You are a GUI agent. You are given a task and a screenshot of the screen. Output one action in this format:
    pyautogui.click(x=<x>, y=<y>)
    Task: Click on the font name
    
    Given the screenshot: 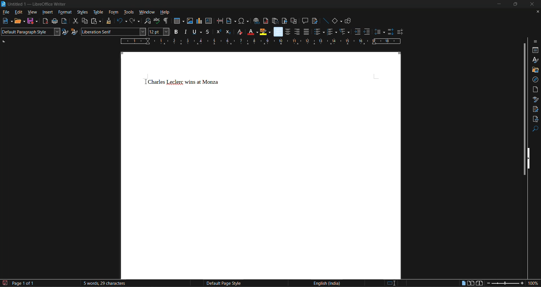 What is the action you would take?
    pyautogui.click(x=112, y=31)
    